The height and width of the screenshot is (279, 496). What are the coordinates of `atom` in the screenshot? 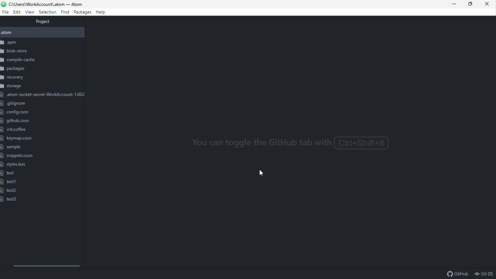 It's located at (41, 33).